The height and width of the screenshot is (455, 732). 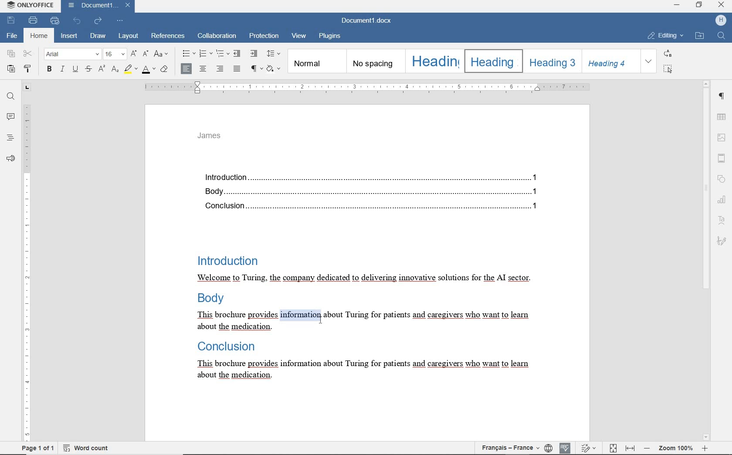 I want to click on COPY, so click(x=11, y=54).